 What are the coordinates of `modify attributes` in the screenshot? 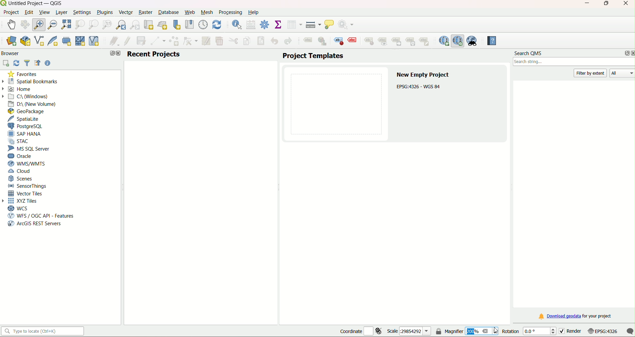 It's located at (206, 40).